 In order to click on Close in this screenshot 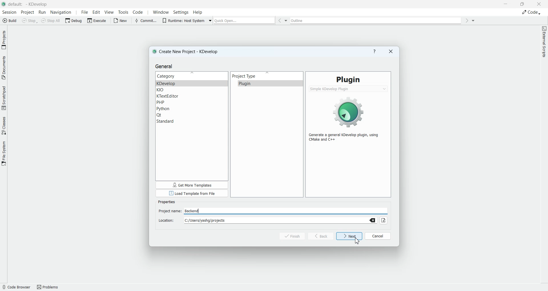, I will do `click(539, 4)`.